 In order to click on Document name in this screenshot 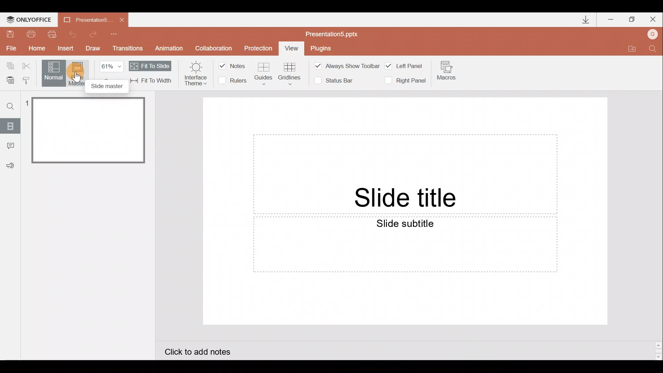, I will do `click(336, 34)`.